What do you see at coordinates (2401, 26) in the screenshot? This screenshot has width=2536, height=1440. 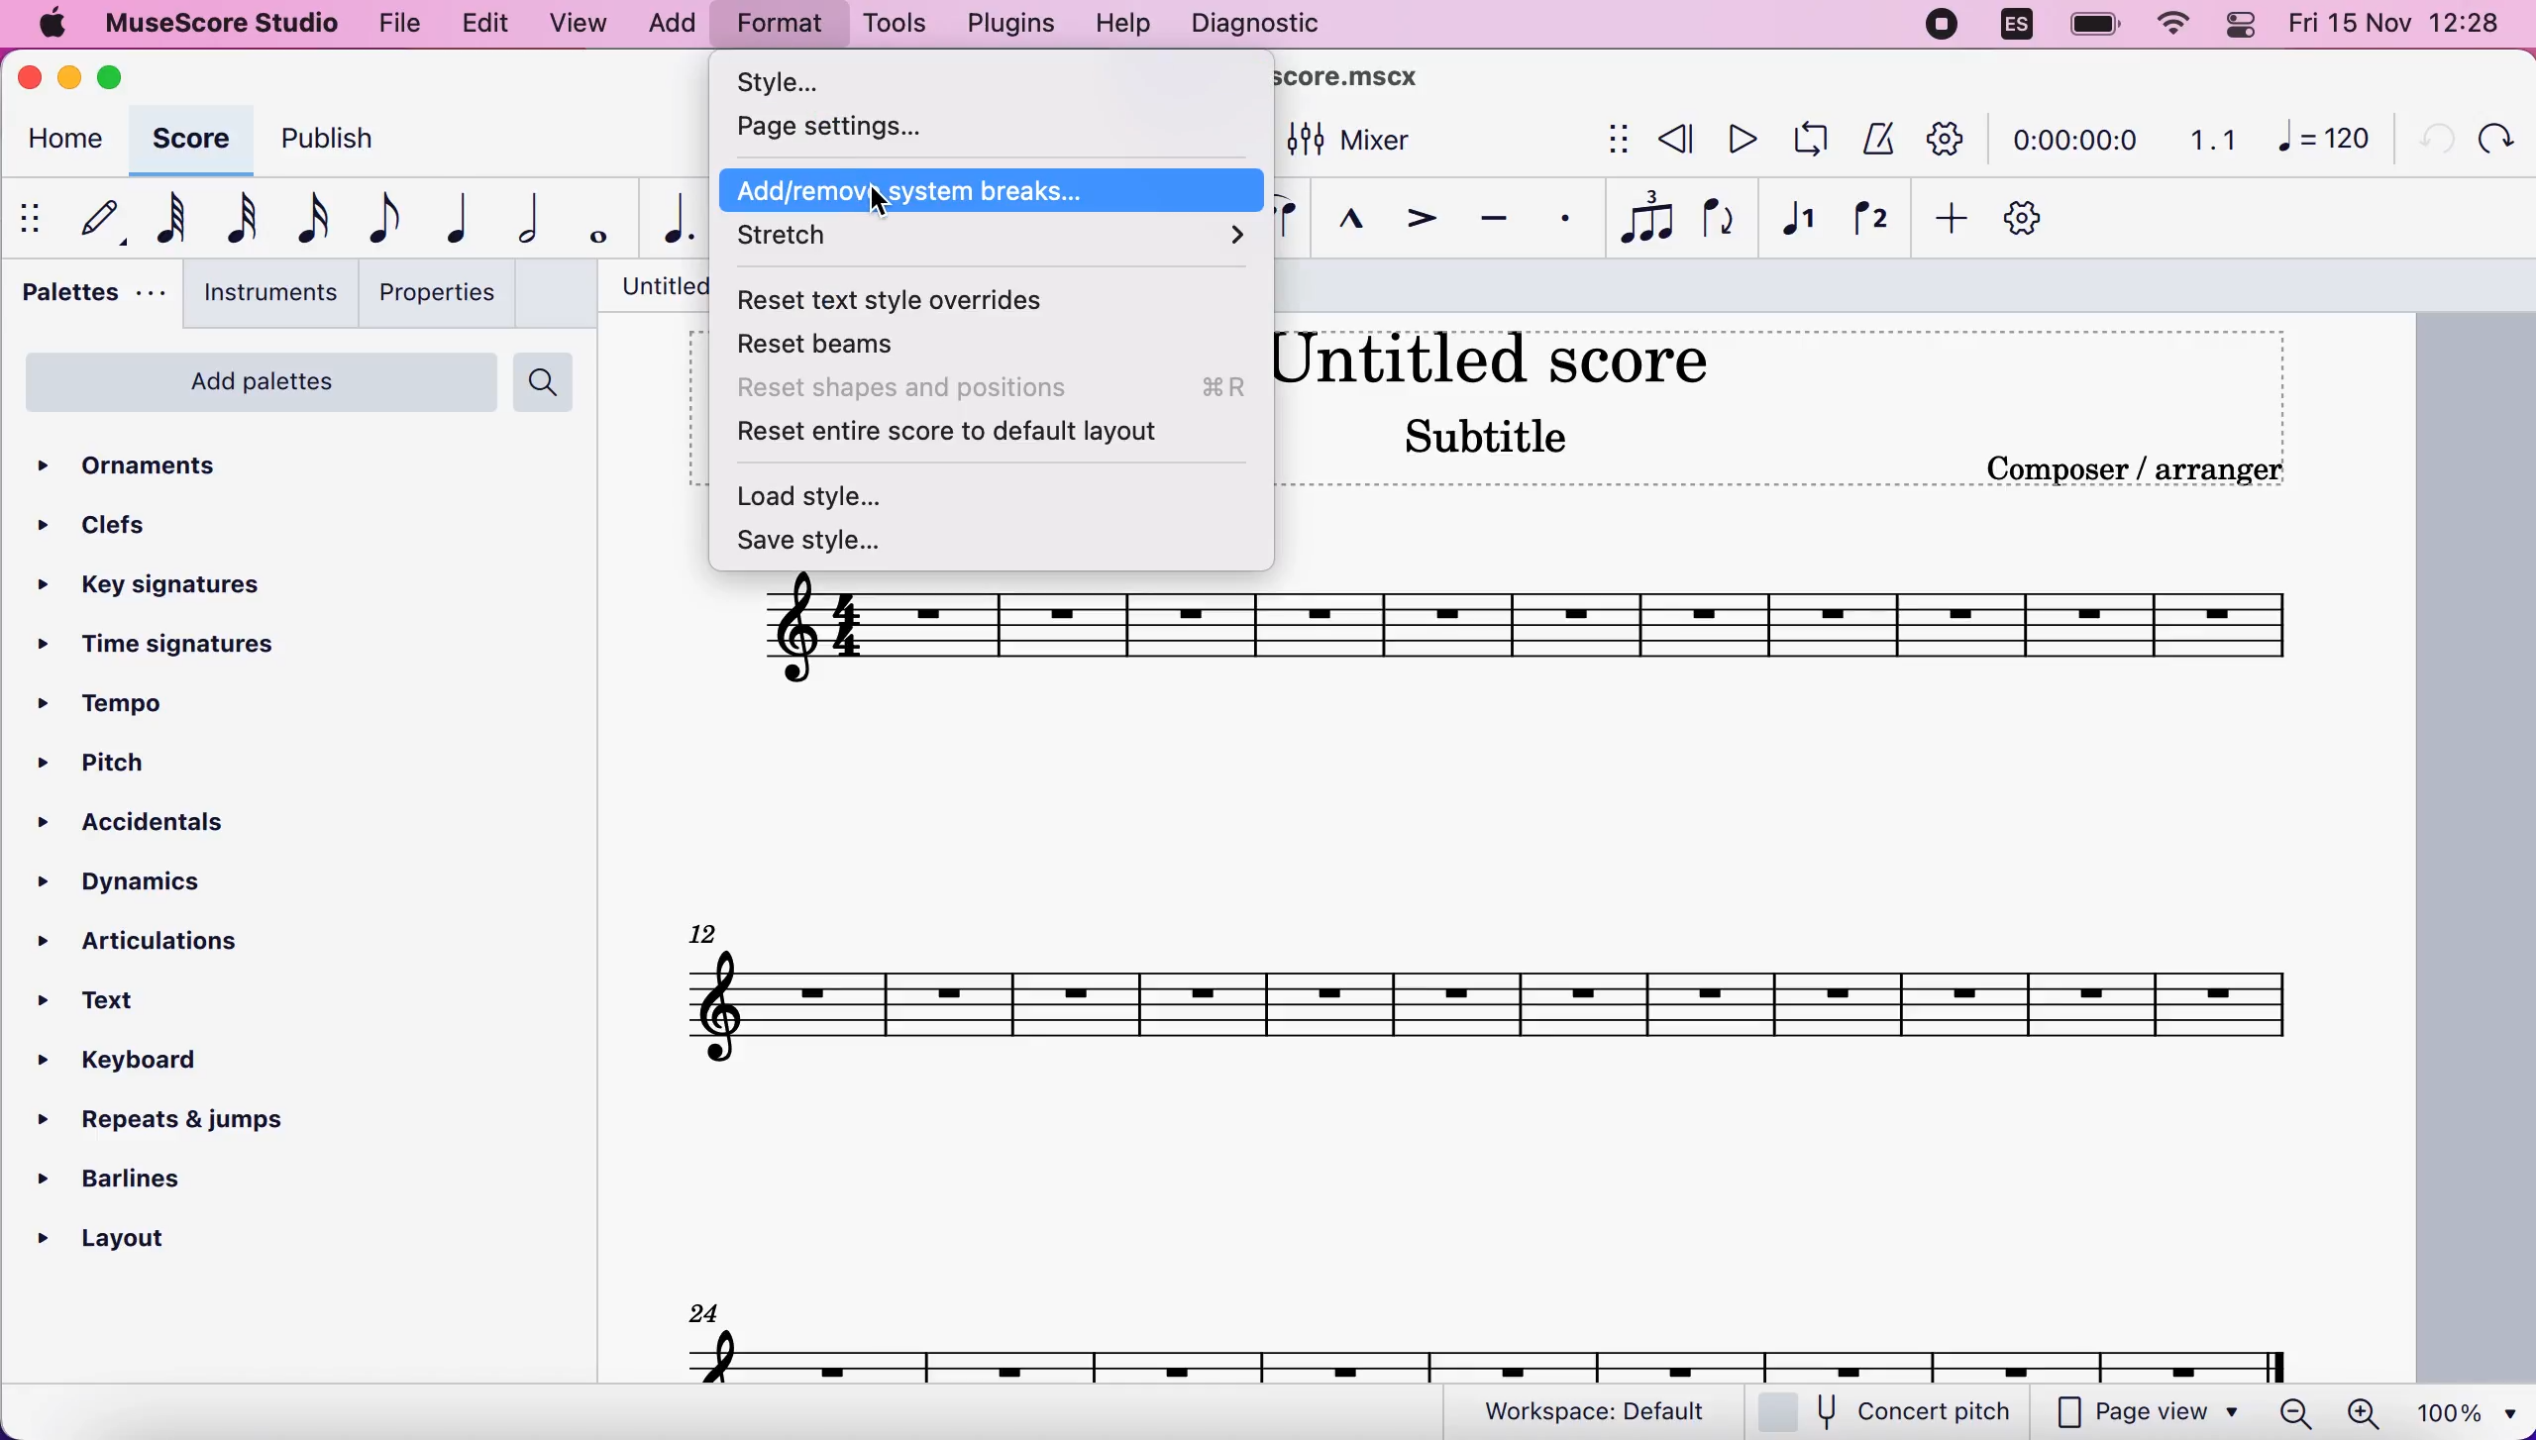 I see `time and date` at bounding box center [2401, 26].